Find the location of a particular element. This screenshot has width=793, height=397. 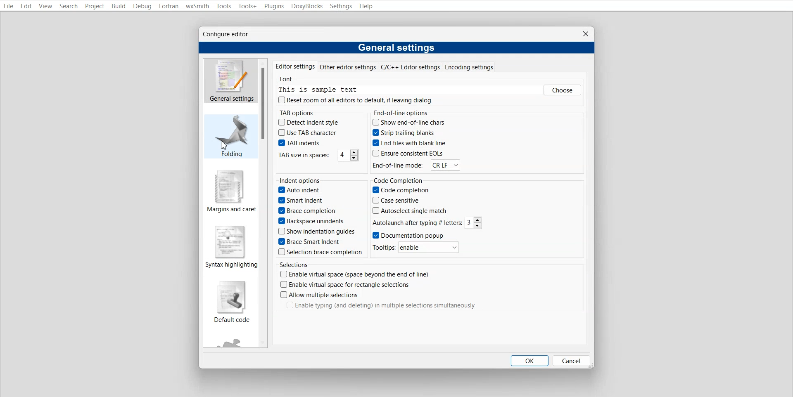

Ensure consistent EOLs is located at coordinates (407, 154).